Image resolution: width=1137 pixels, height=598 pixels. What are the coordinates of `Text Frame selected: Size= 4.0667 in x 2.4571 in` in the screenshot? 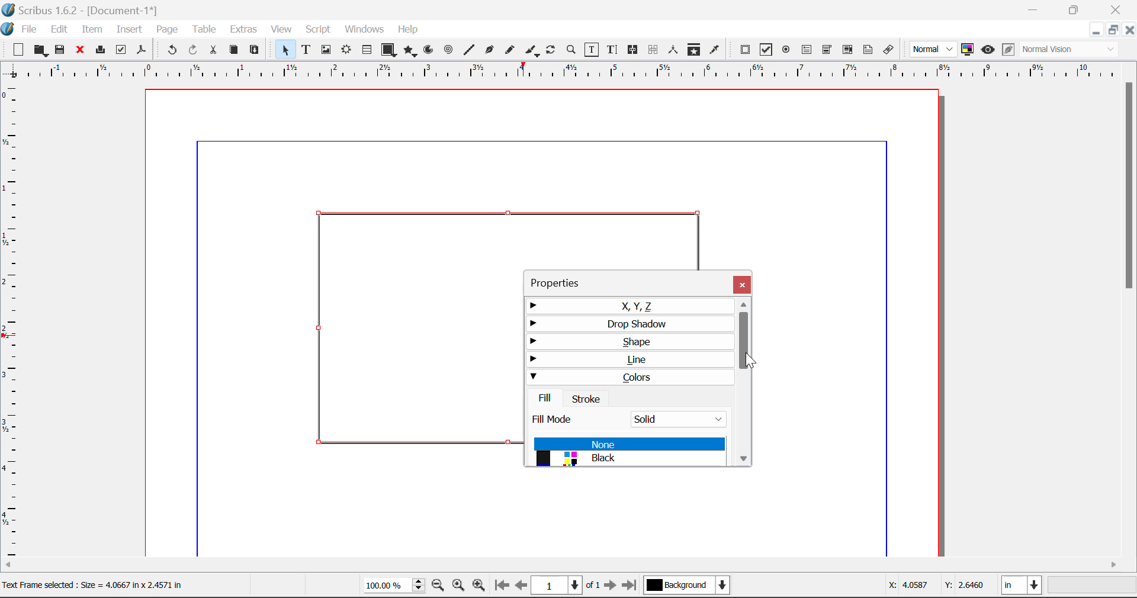 It's located at (92, 584).